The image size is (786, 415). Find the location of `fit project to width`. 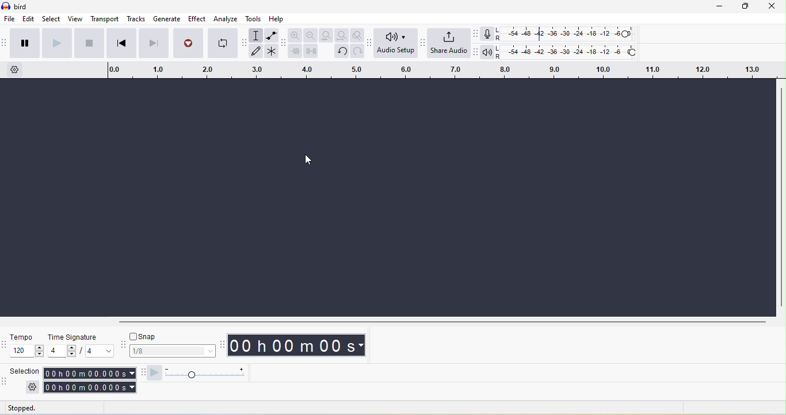

fit project to width is located at coordinates (342, 35).